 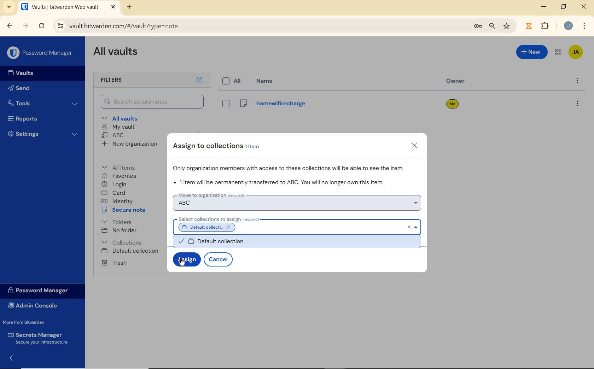 I want to click on expand/collapse, so click(x=9, y=359).